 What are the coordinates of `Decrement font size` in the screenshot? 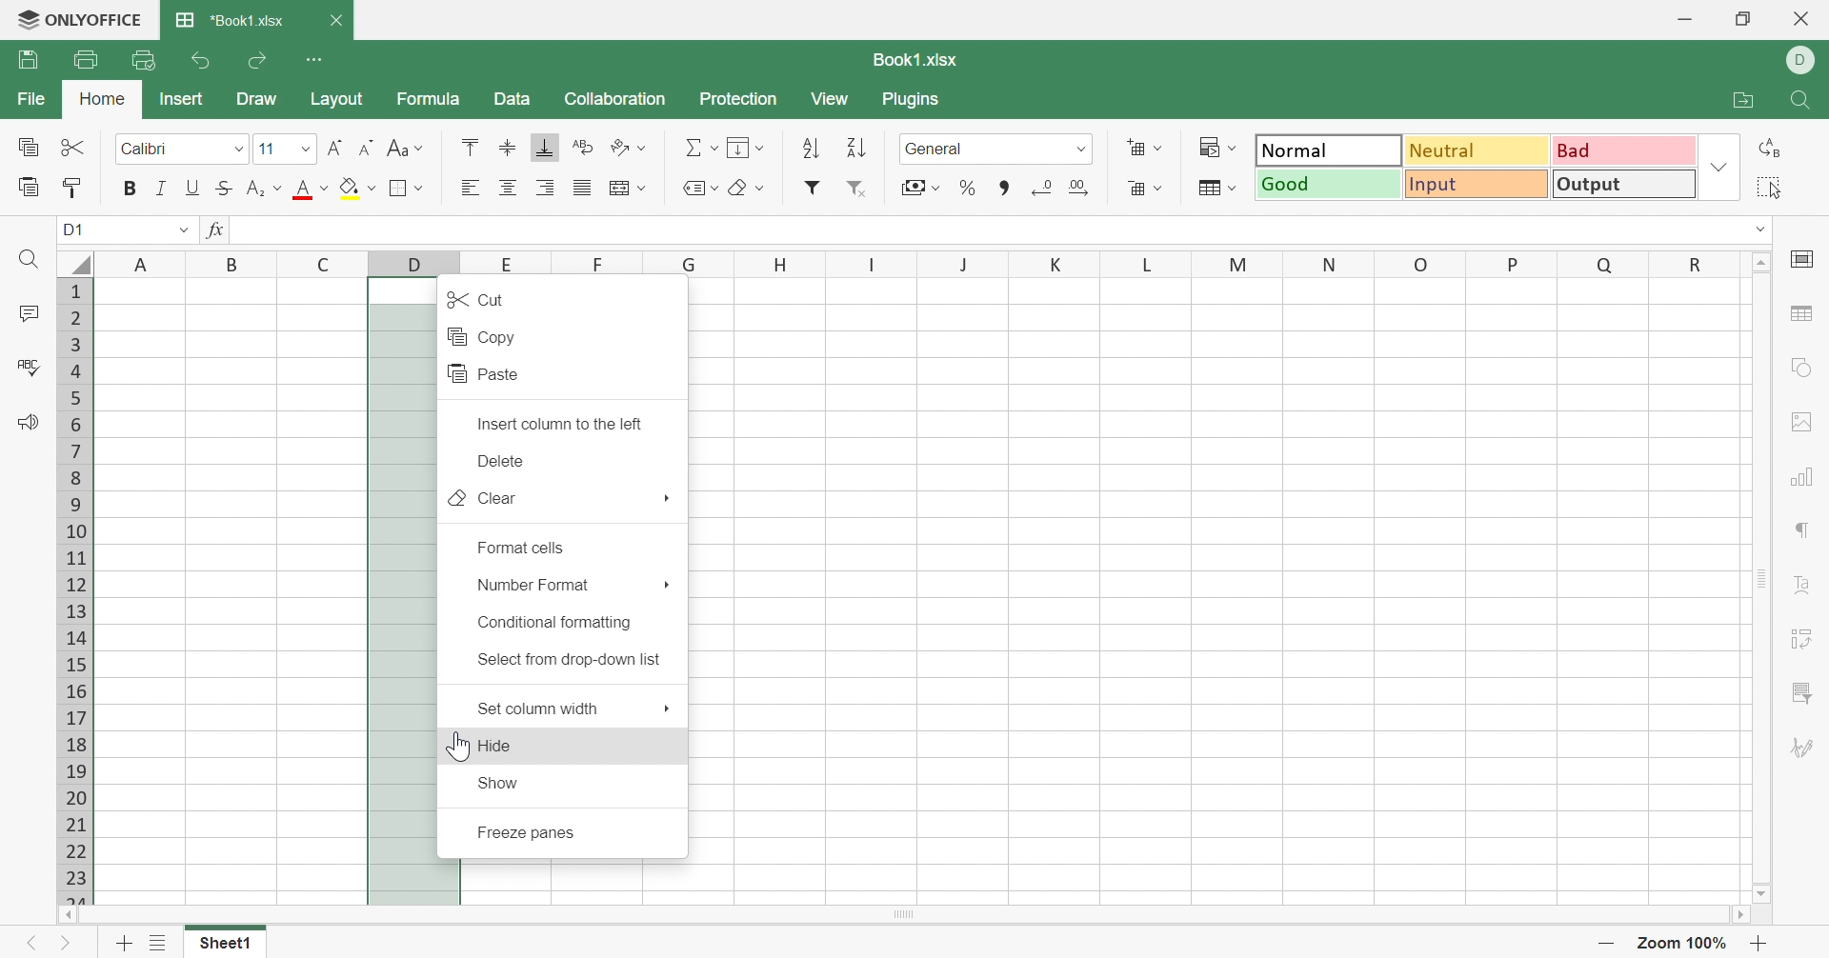 It's located at (367, 146).